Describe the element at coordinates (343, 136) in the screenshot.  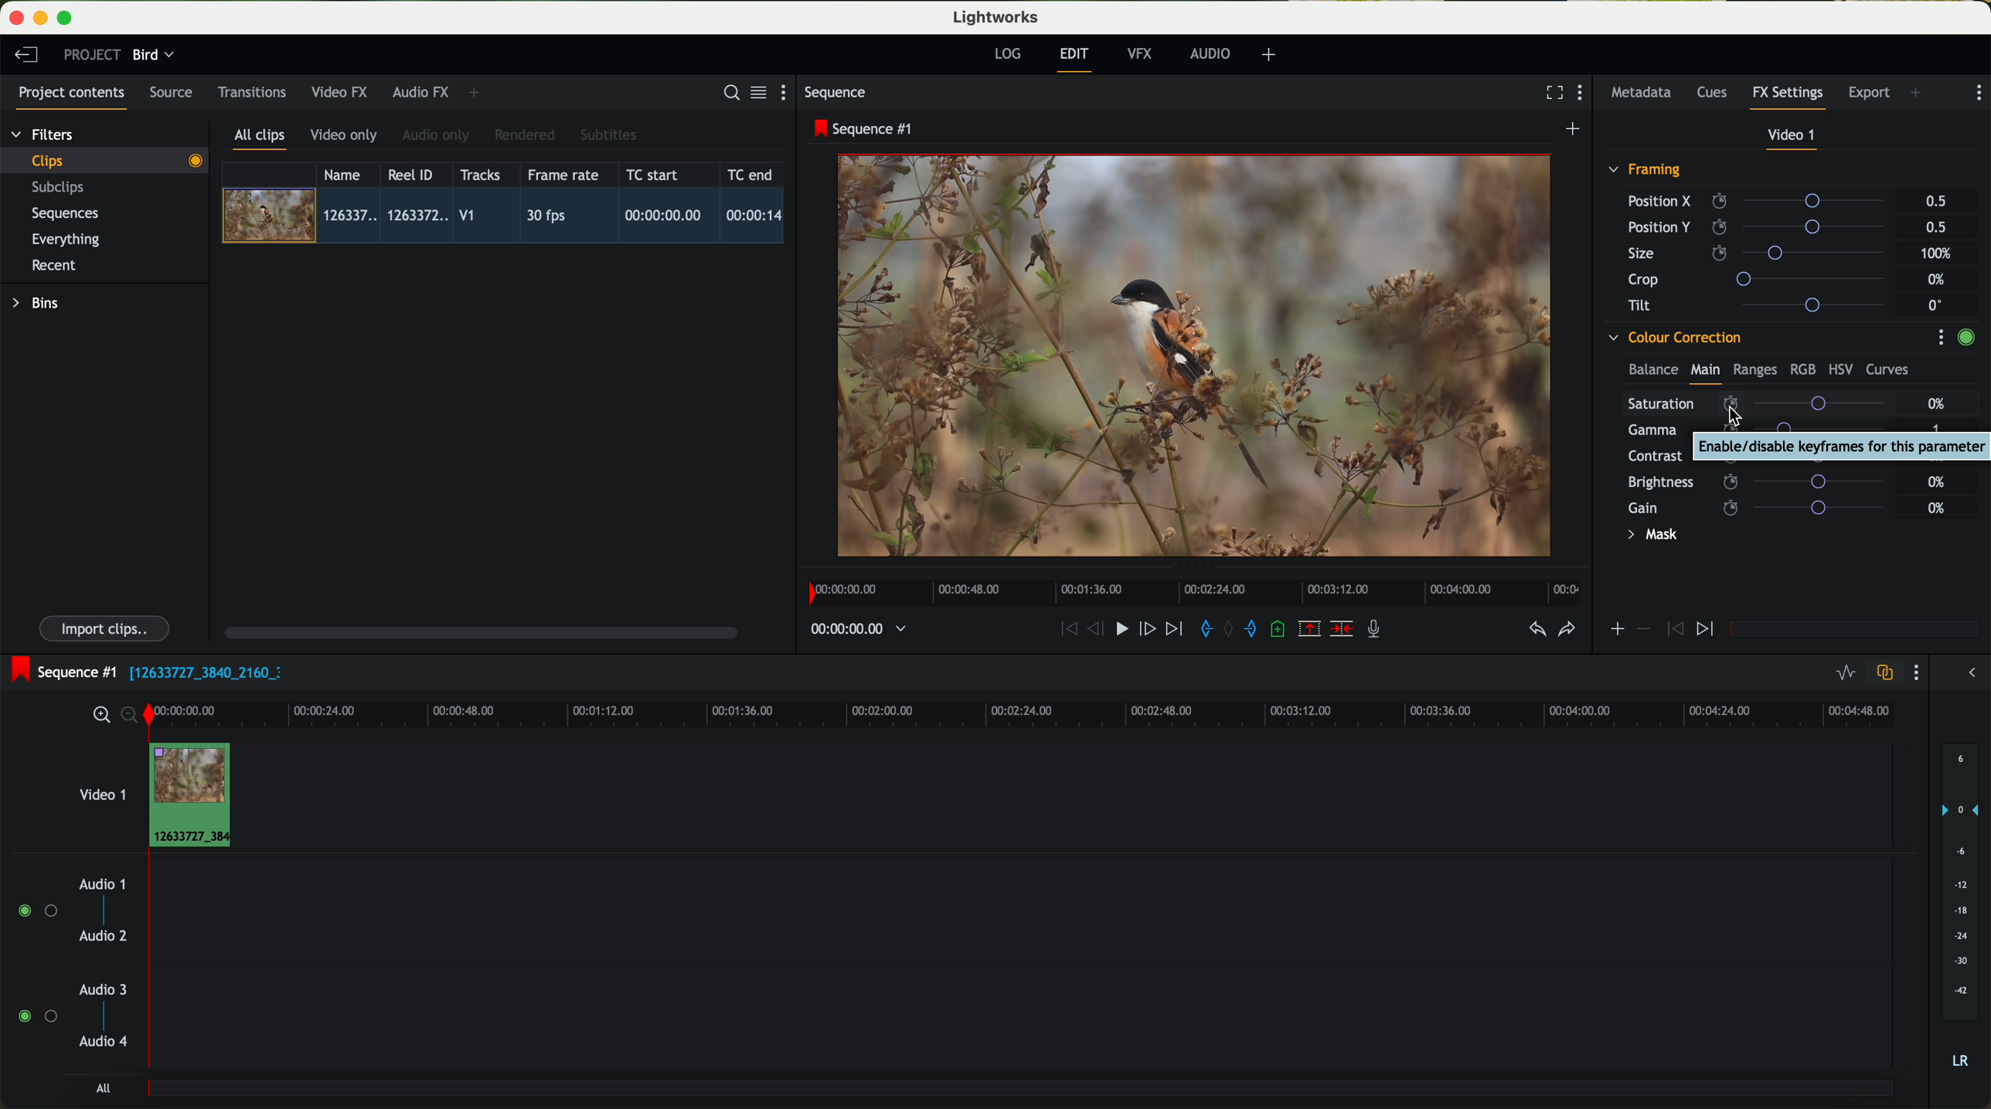
I see `video only` at that location.